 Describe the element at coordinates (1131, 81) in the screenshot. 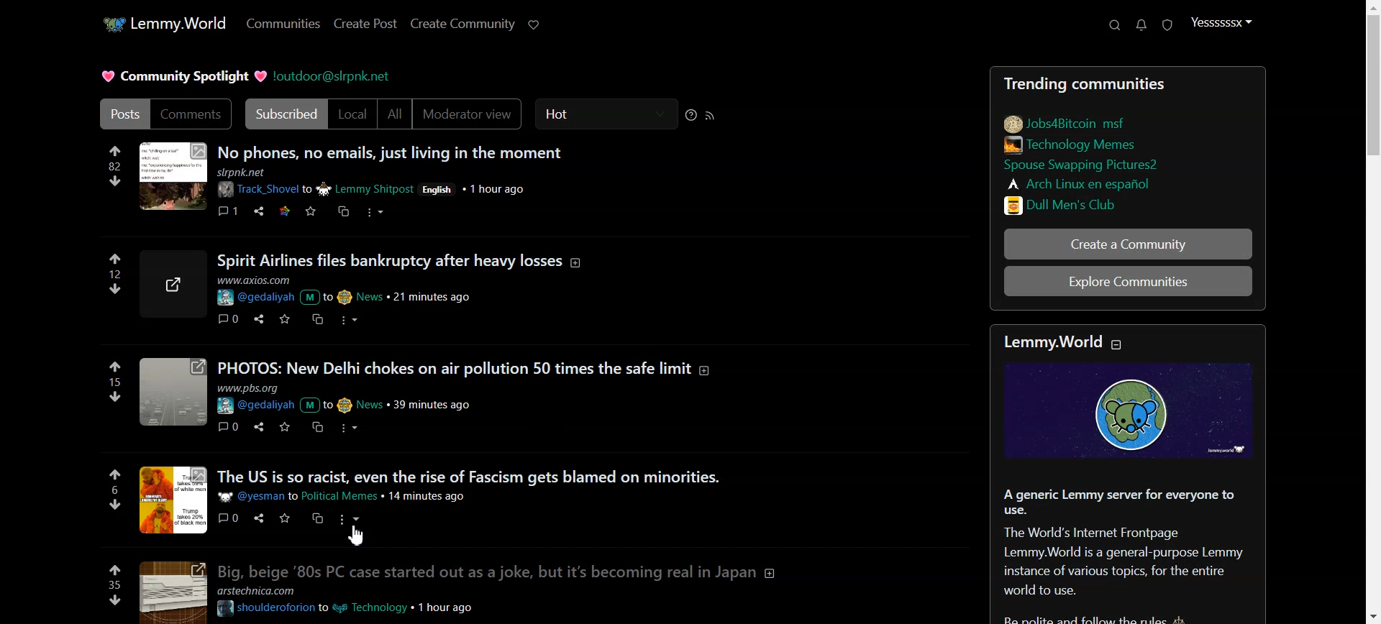

I see `Posts` at that location.